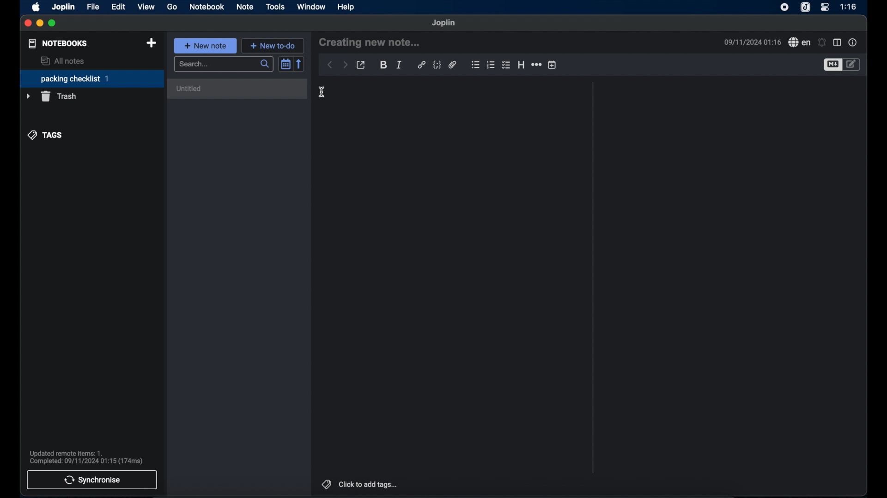 This screenshot has height=498, width=887. I want to click on toggle sort order field, so click(285, 64).